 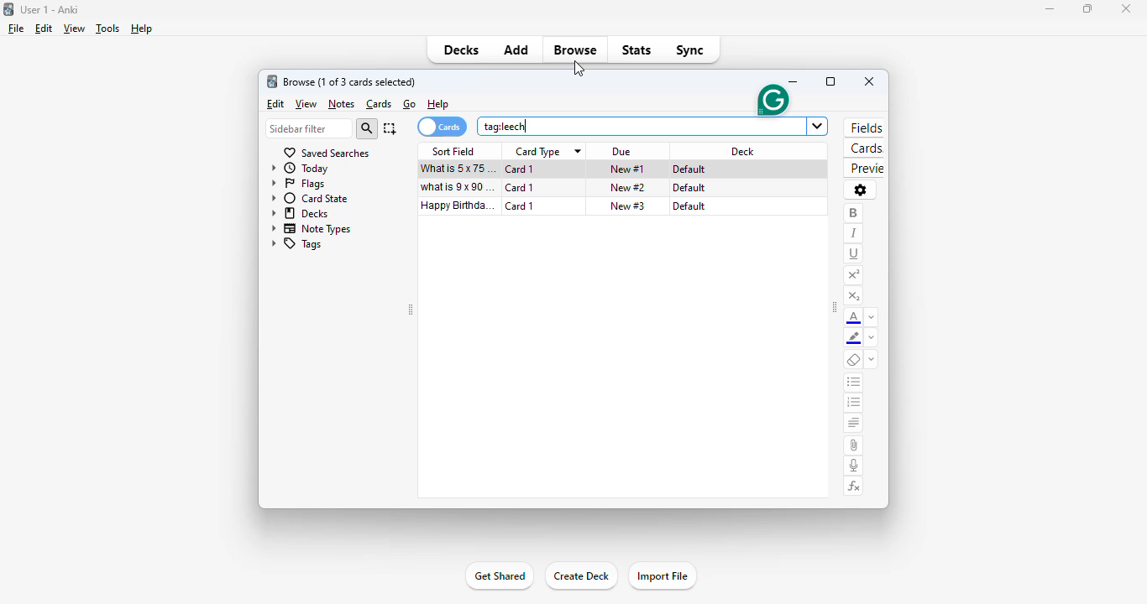 I want to click on card 1, so click(x=519, y=187).